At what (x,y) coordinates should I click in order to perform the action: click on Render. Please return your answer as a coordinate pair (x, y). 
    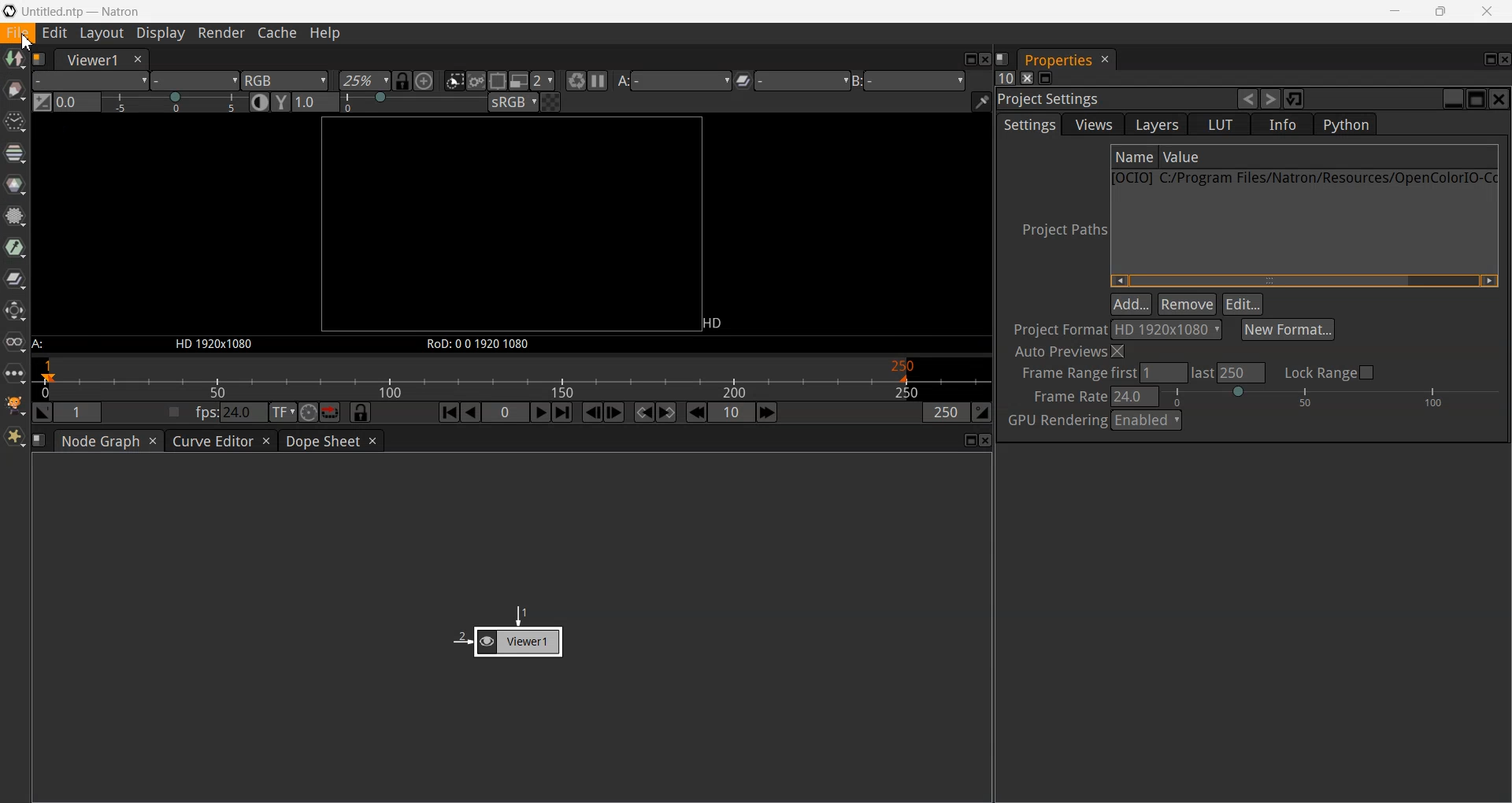
    Looking at the image, I should click on (220, 34).